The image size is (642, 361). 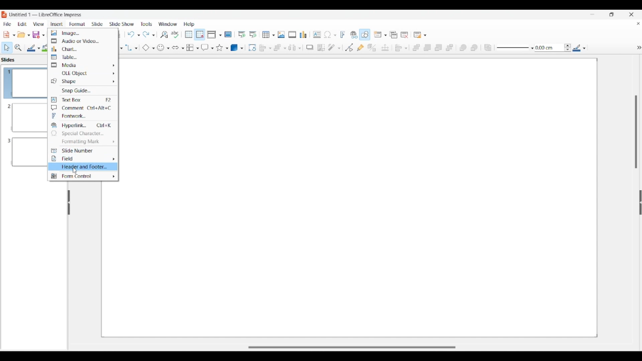 What do you see at coordinates (637, 47) in the screenshot?
I see `hide` at bounding box center [637, 47].